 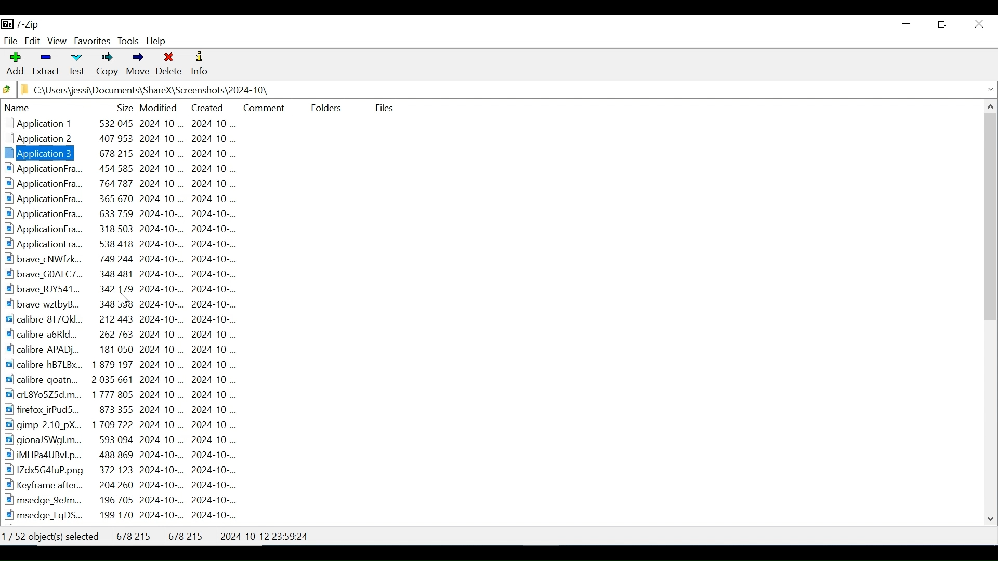 I want to click on calibre_hB7LBx... 1879 197 2024-10-.. 2024-10-..., so click(x=128, y=365).